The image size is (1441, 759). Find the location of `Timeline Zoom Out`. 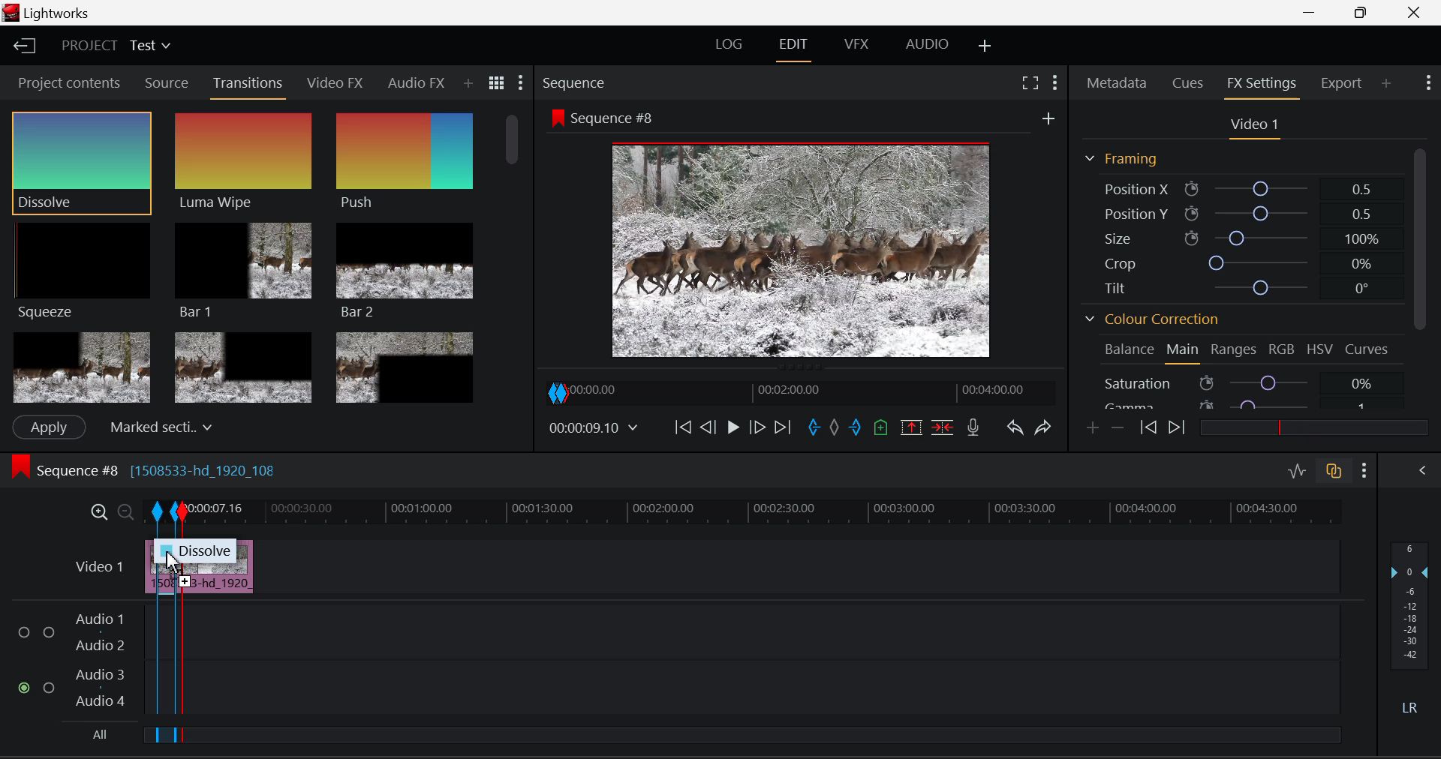

Timeline Zoom Out is located at coordinates (123, 509).